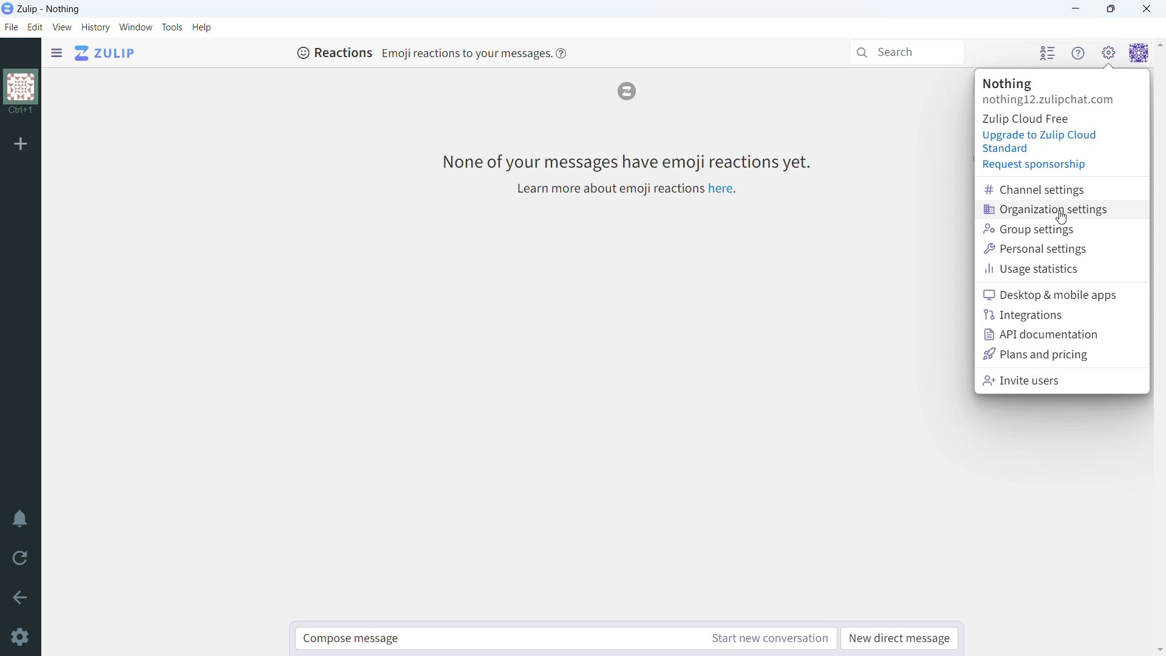 This screenshot has height=656, width=1166. What do you see at coordinates (1007, 84) in the screenshot?
I see `organization` at bounding box center [1007, 84].